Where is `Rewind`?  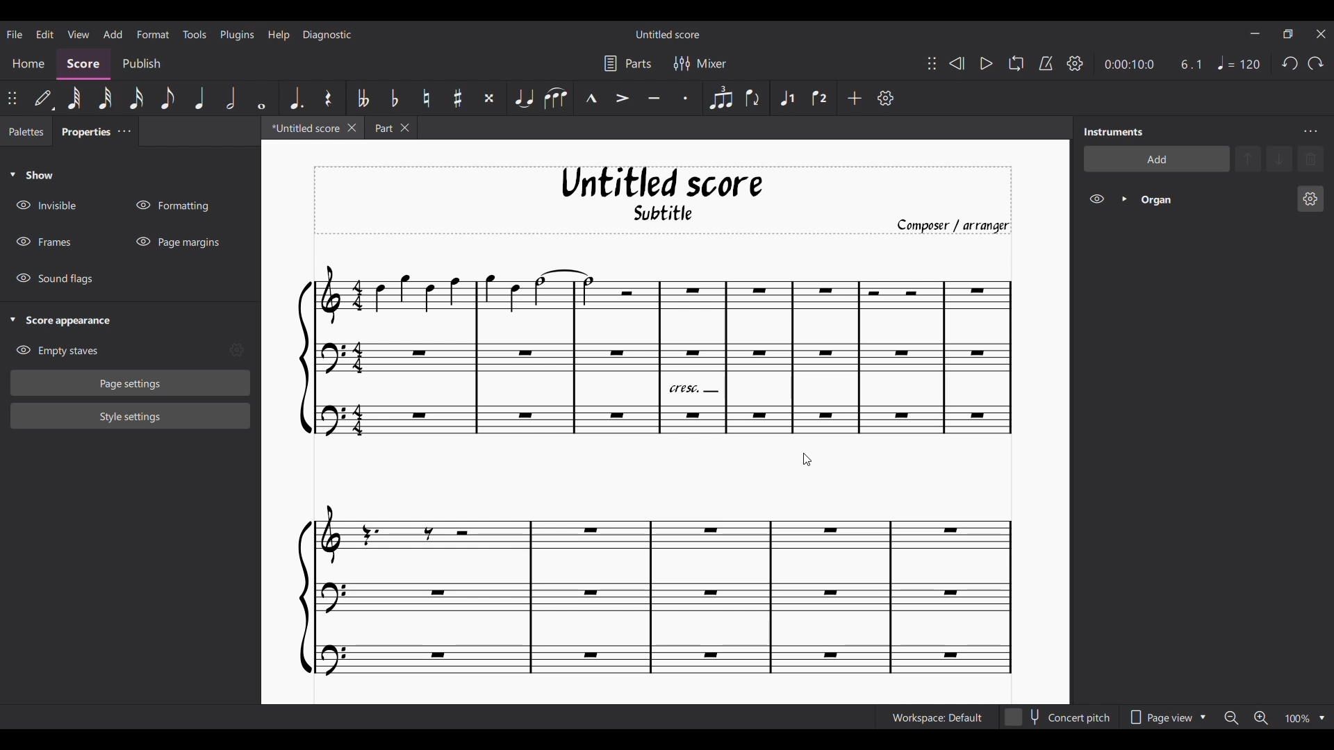 Rewind is located at coordinates (957, 63).